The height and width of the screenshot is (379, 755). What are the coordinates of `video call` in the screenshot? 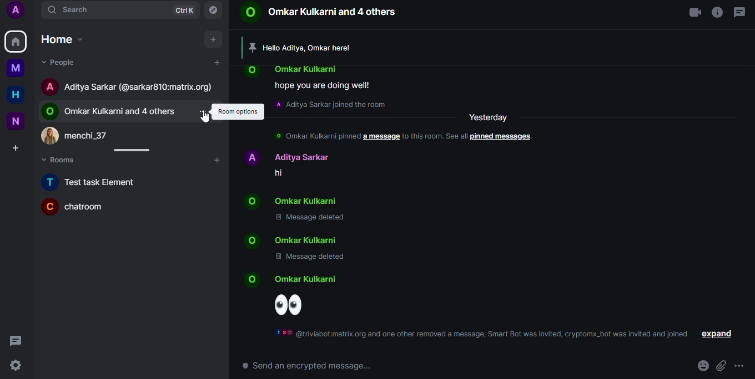 It's located at (694, 13).